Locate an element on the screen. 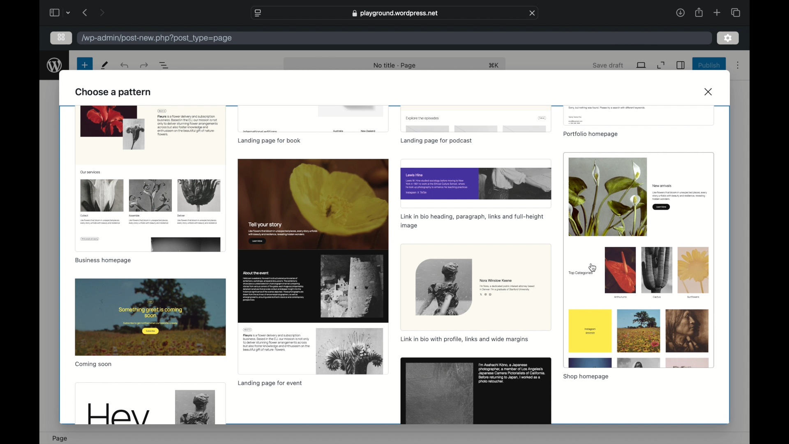 Image resolution: width=789 pixels, height=444 pixels. shortcut is located at coordinates (495, 66).